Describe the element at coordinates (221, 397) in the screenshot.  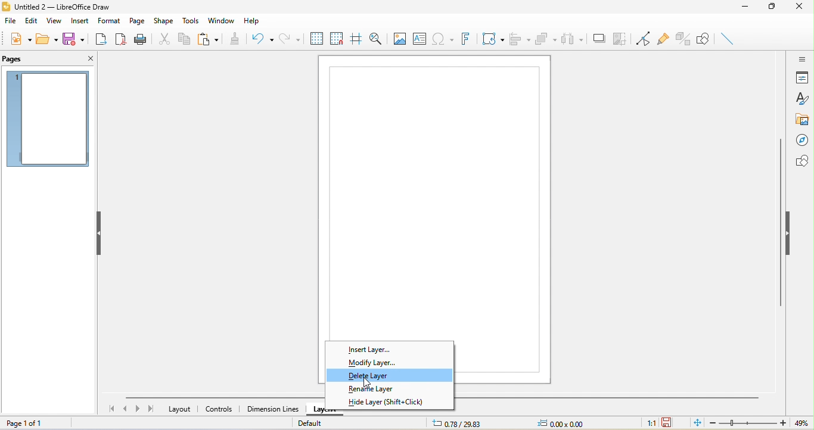
I see `horizontal scroll bar` at that location.